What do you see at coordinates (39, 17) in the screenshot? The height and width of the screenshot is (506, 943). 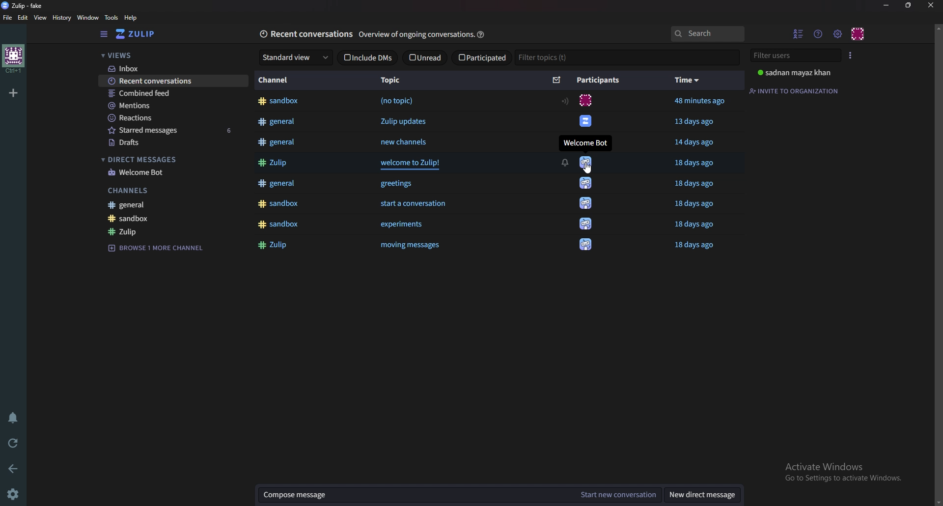 I see `View` at bounding box center [39, 17].